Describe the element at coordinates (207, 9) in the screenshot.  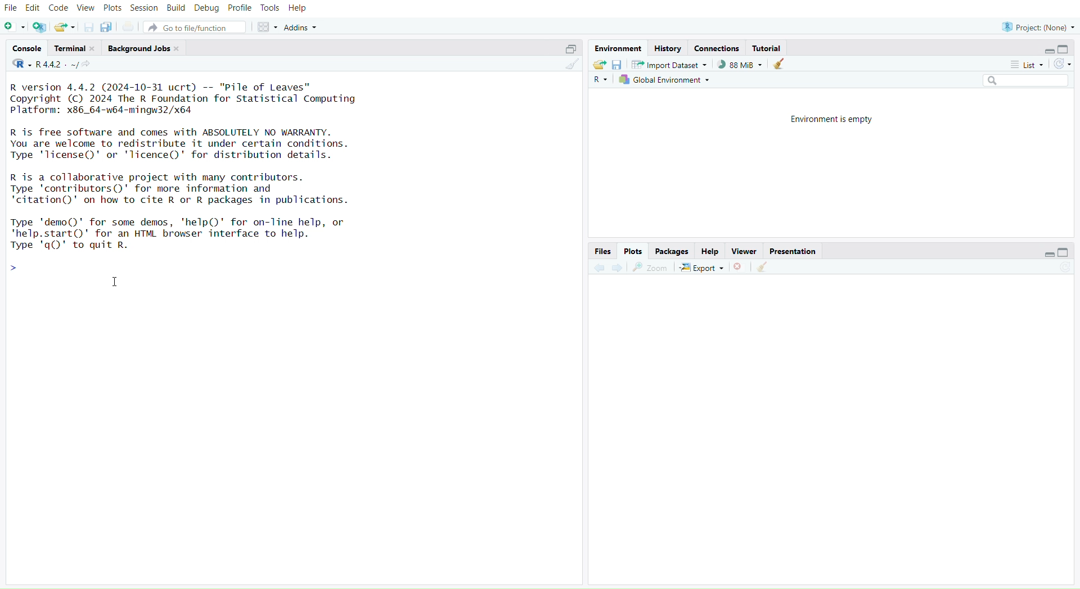
I see `debug` at that location.